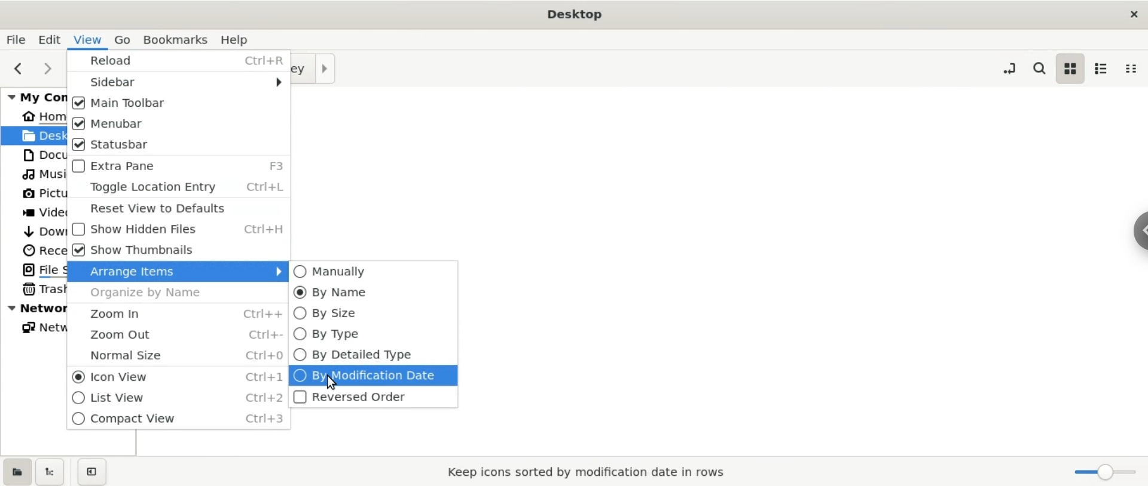  I want to click on by size, so click(374, 312).